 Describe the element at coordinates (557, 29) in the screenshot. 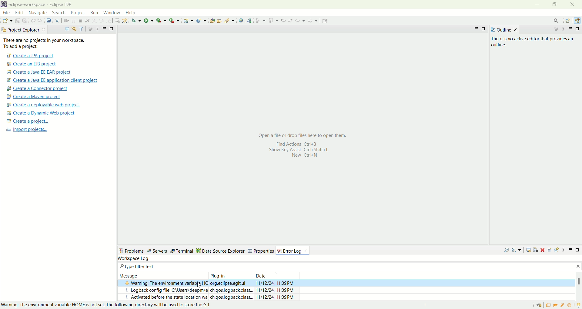

I see `focus on active task` at that location.